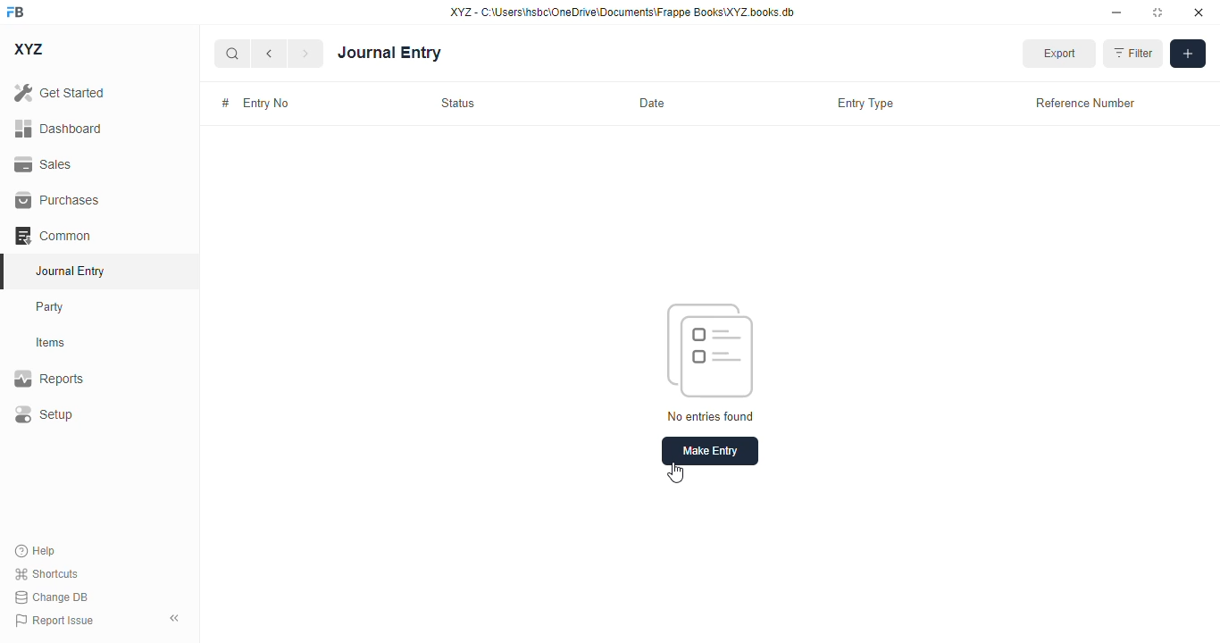  I want to click on setup, so click(43, 413).